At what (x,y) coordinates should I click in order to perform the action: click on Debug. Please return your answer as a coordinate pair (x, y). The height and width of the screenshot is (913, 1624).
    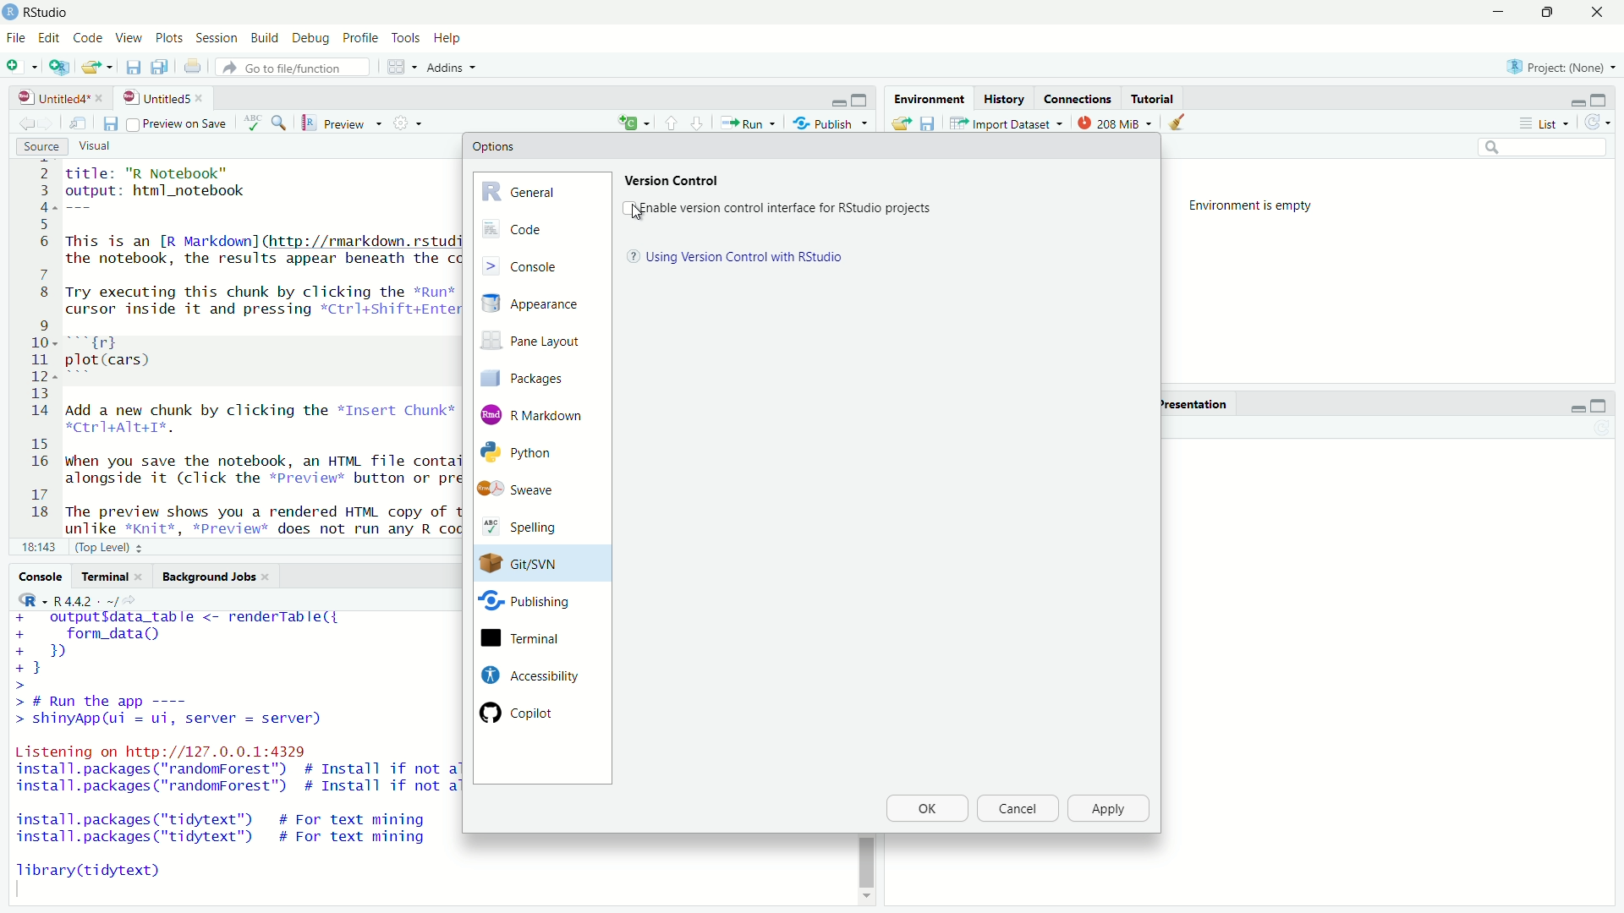
    Looking at the image, I should click on (312, 40).